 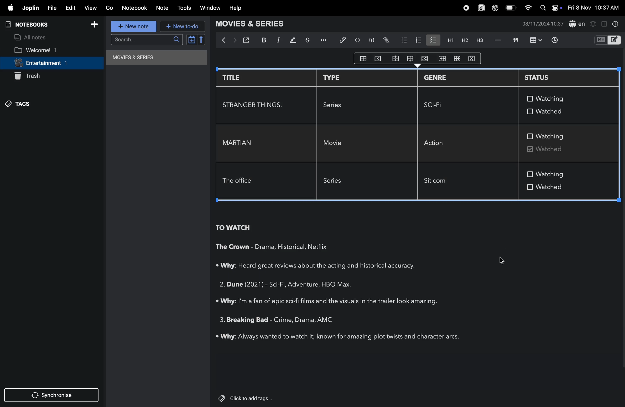 I want to click on series, so click(x=336, y=182).